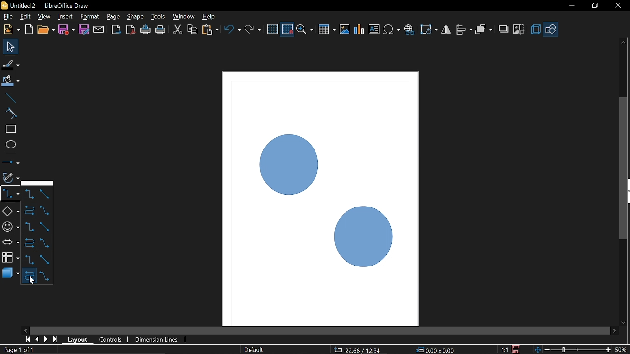  I want to click on Arrow types, so click(38, 236).